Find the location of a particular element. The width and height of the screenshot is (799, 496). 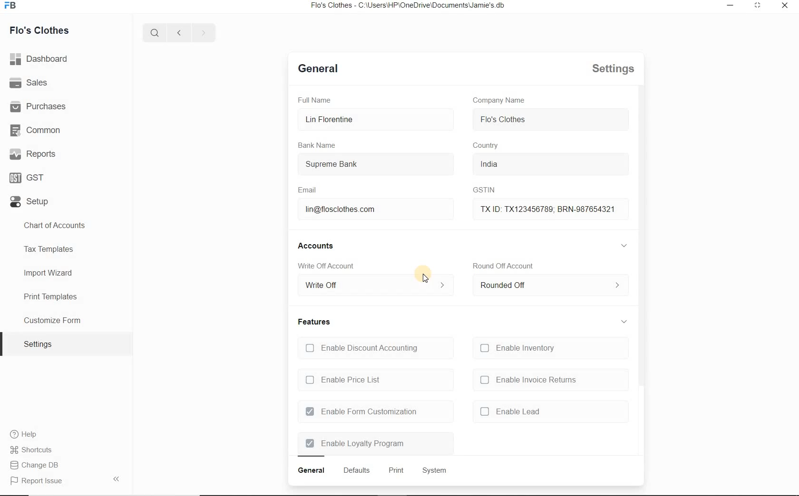

round off account is located at coordinates (503, 266).